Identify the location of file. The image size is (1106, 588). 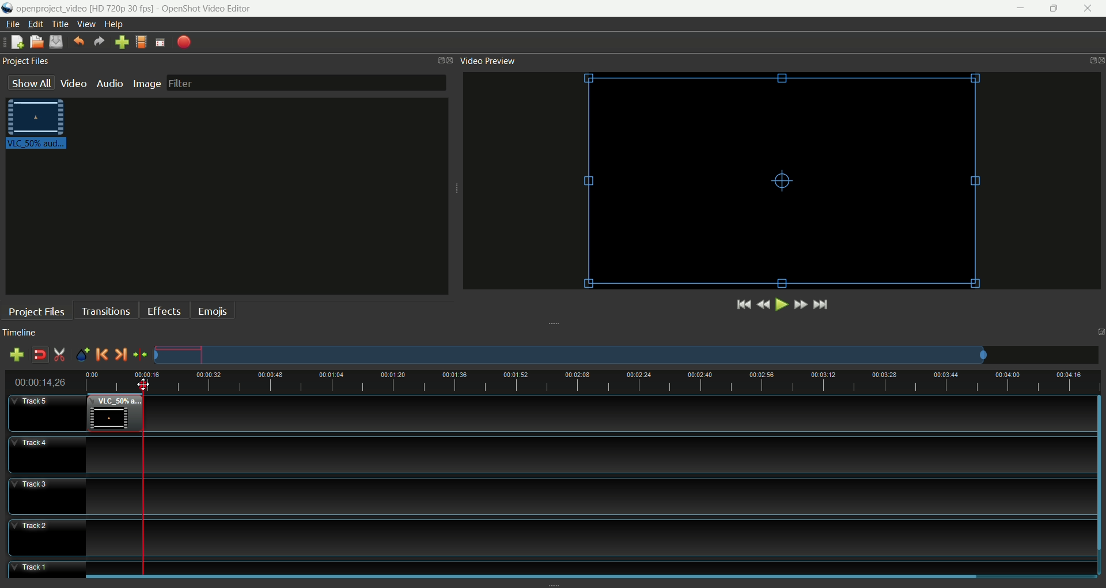
(13, 24).